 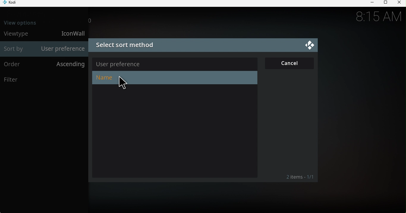 What do you see at coordinates (173, 78) in the screenshot?
I see `Name` at bounding box center [173, 78].